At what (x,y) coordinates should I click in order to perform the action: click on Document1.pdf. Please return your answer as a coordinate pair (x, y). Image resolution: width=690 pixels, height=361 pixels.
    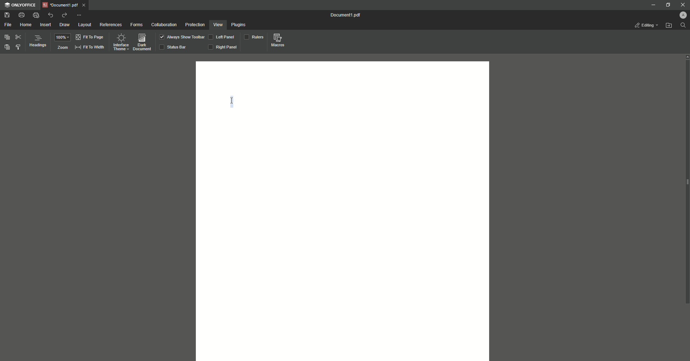
    Looking at the image, I should click on (342, 15).